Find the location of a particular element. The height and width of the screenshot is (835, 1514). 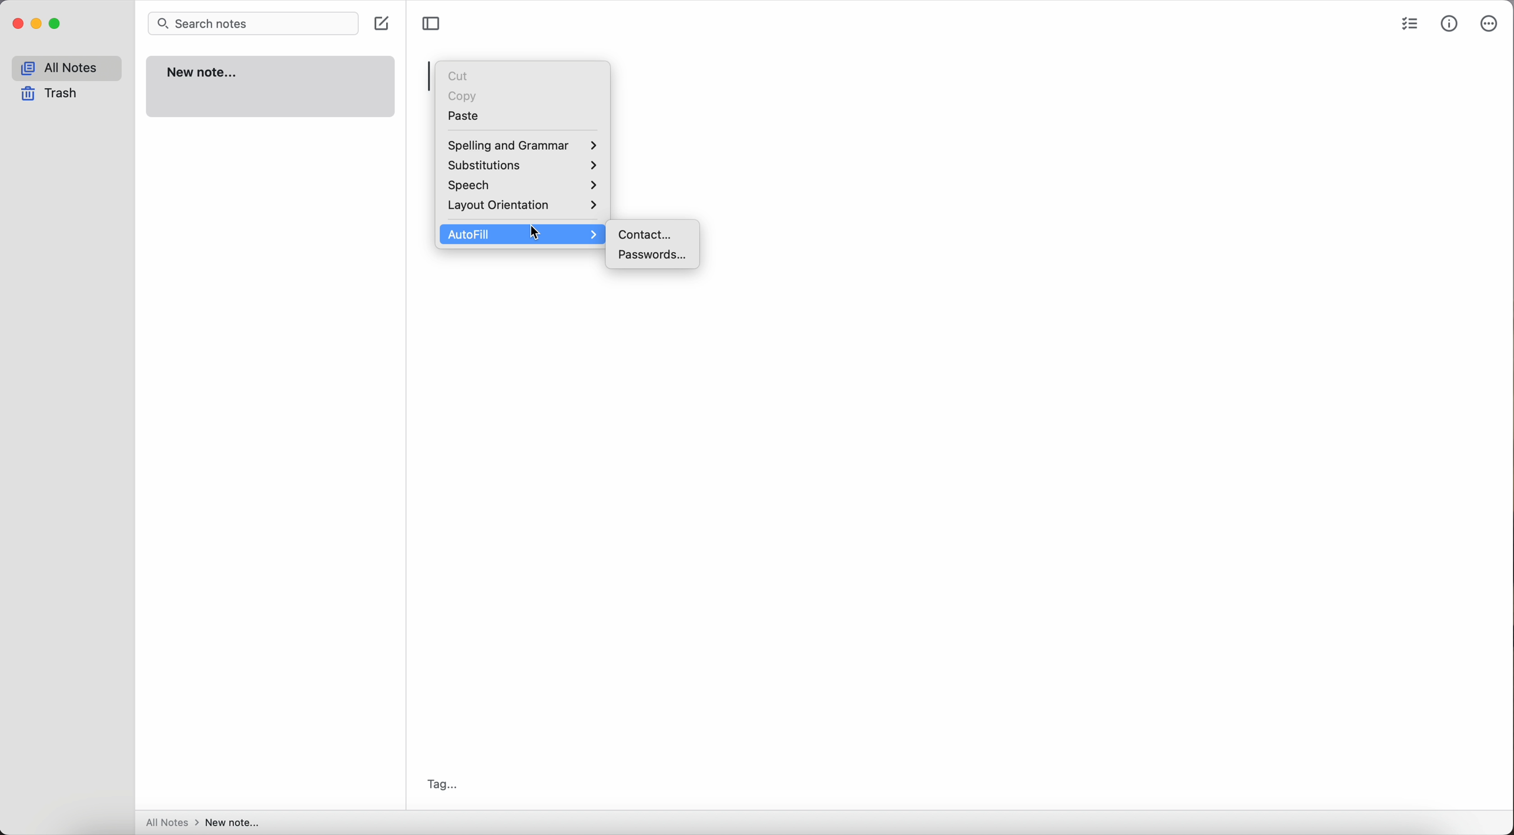

metrics is located at coordinates (1450, 24).